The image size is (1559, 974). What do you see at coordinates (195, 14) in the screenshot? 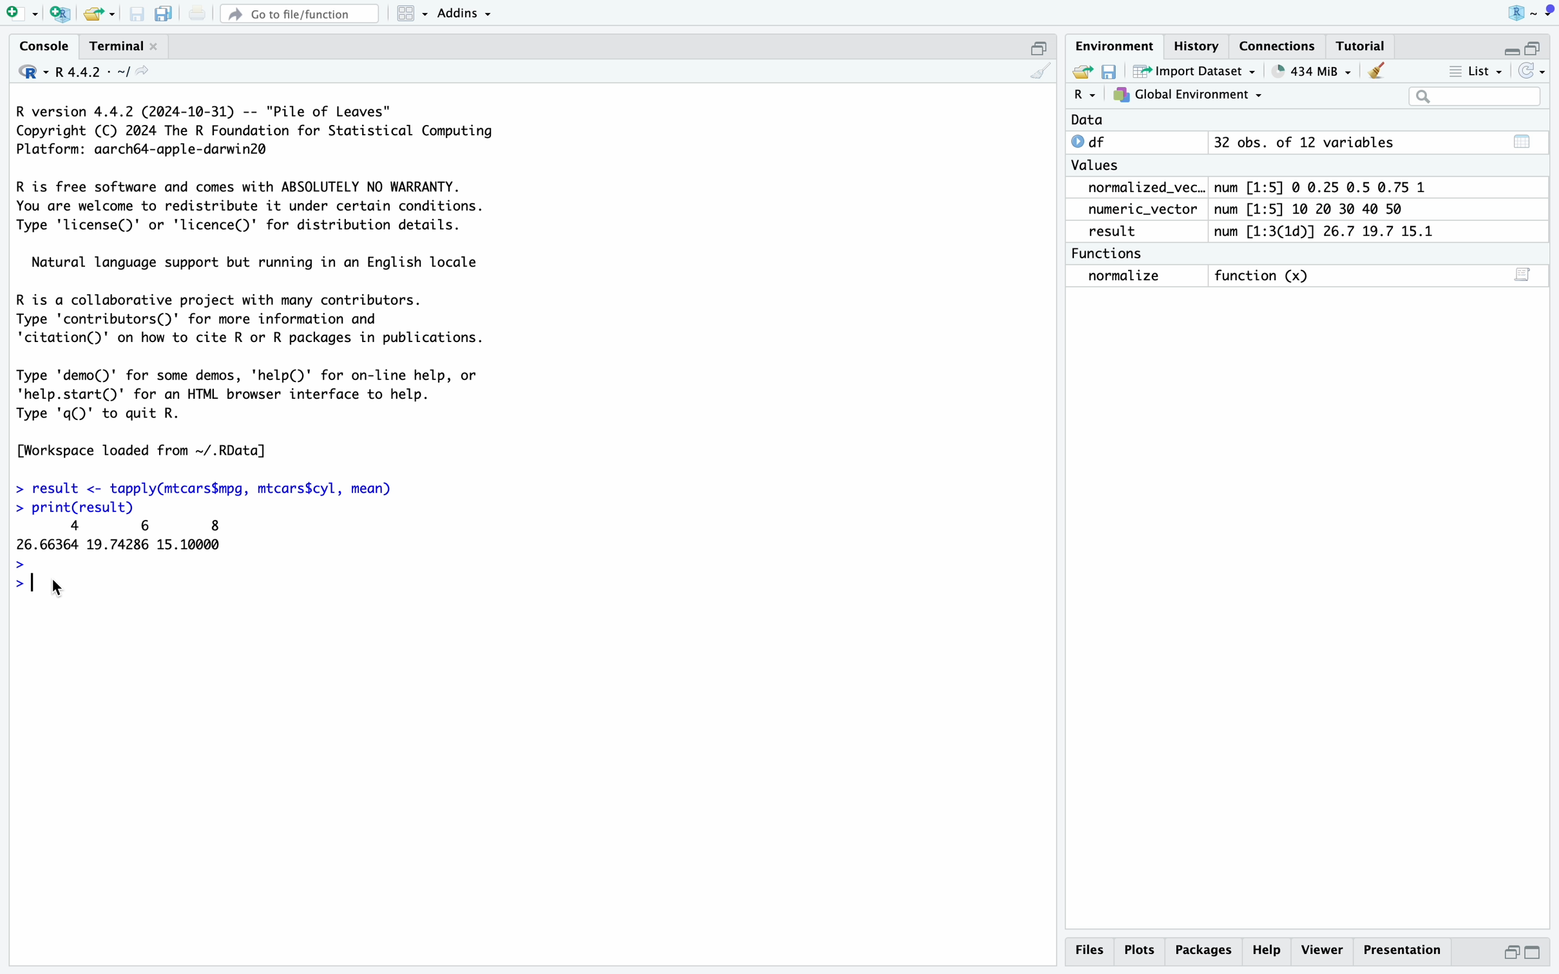
I see `Print` at bounding box center [195, 14].